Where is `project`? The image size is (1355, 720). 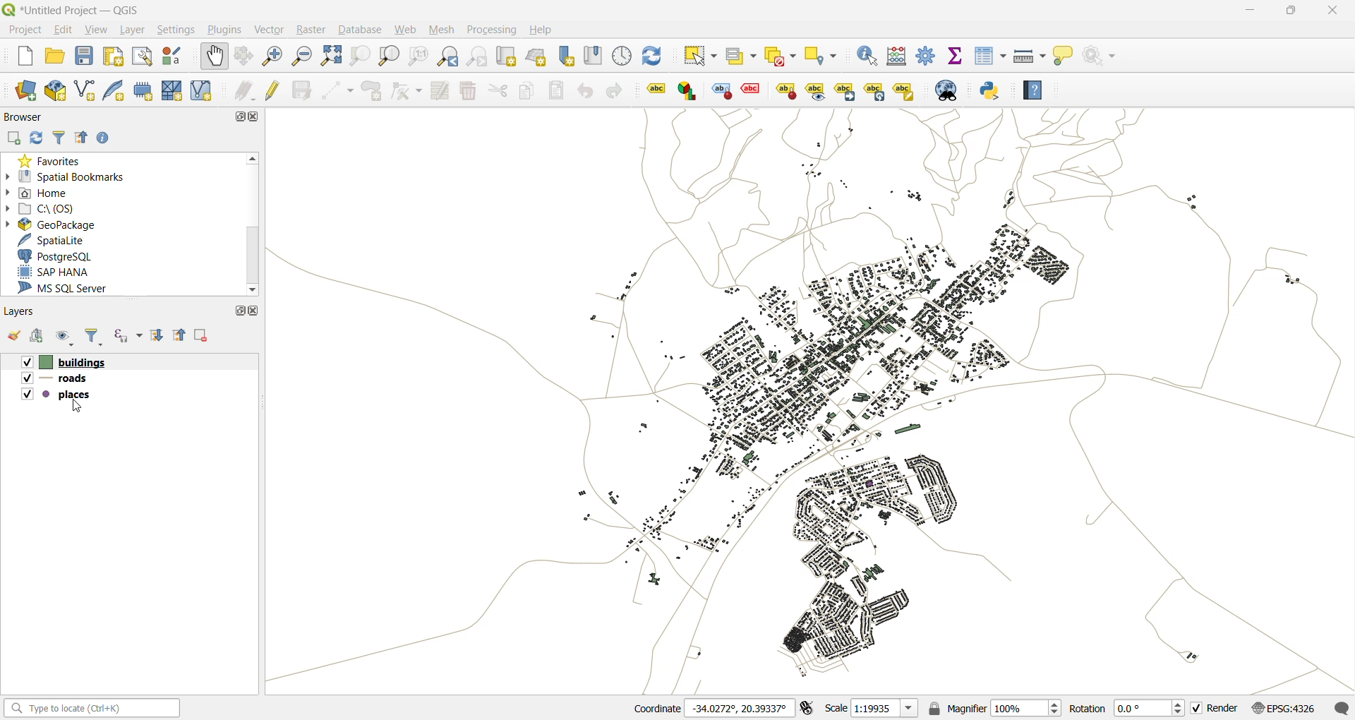
project is located at coordinates (25, 29).